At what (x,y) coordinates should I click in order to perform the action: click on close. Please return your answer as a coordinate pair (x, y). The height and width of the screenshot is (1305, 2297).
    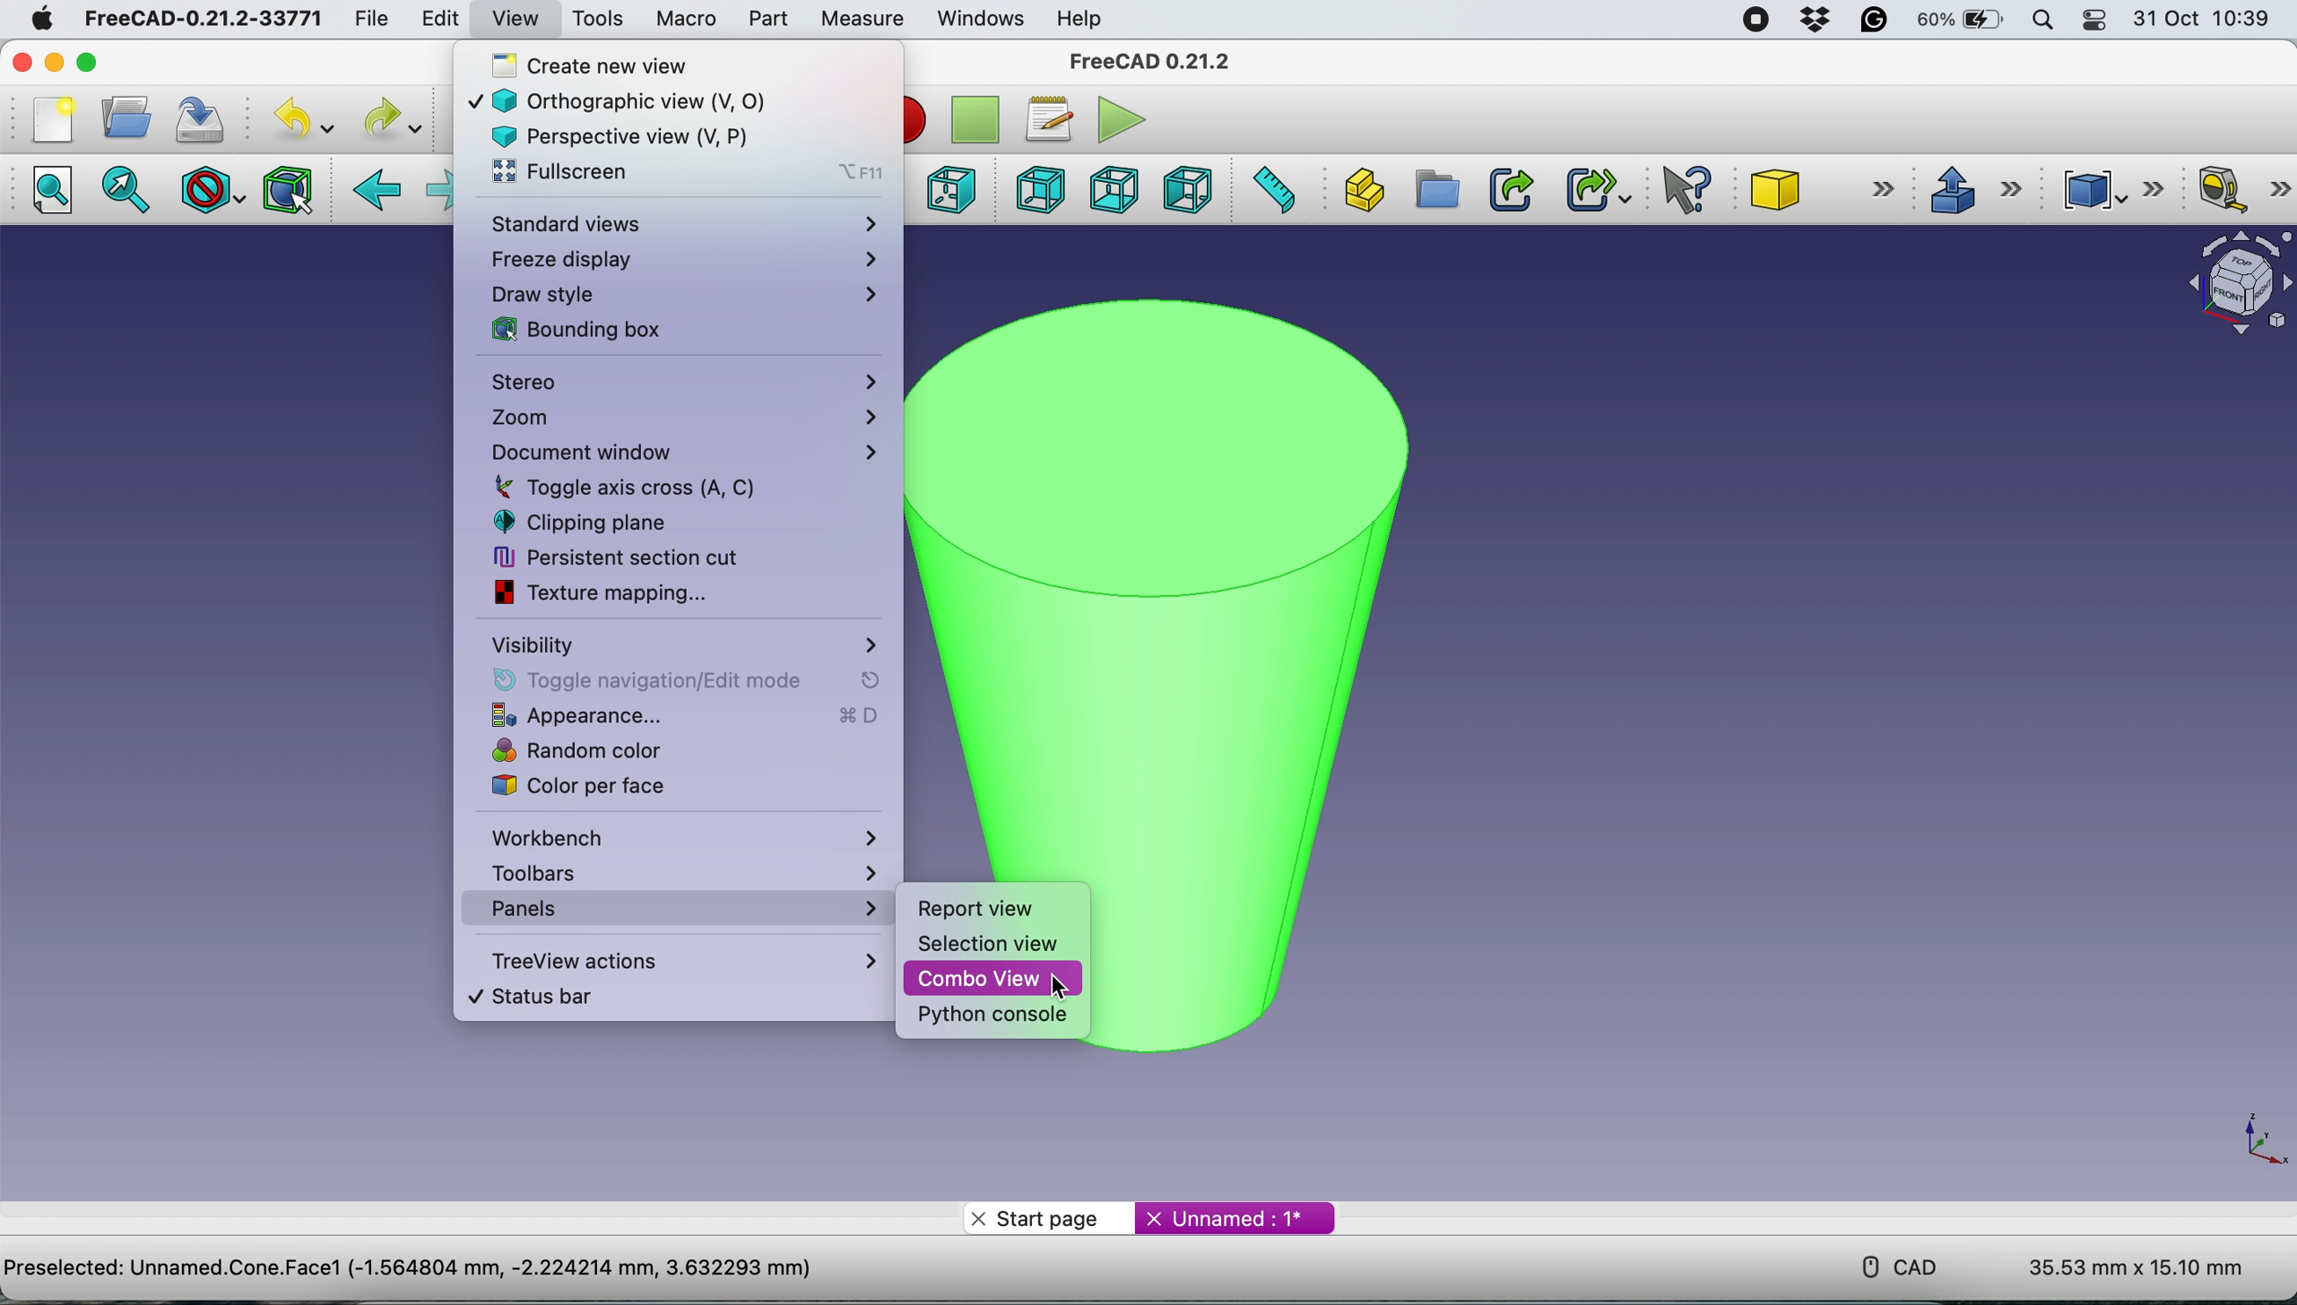
    Looking at the image, I should click on (25, 63).